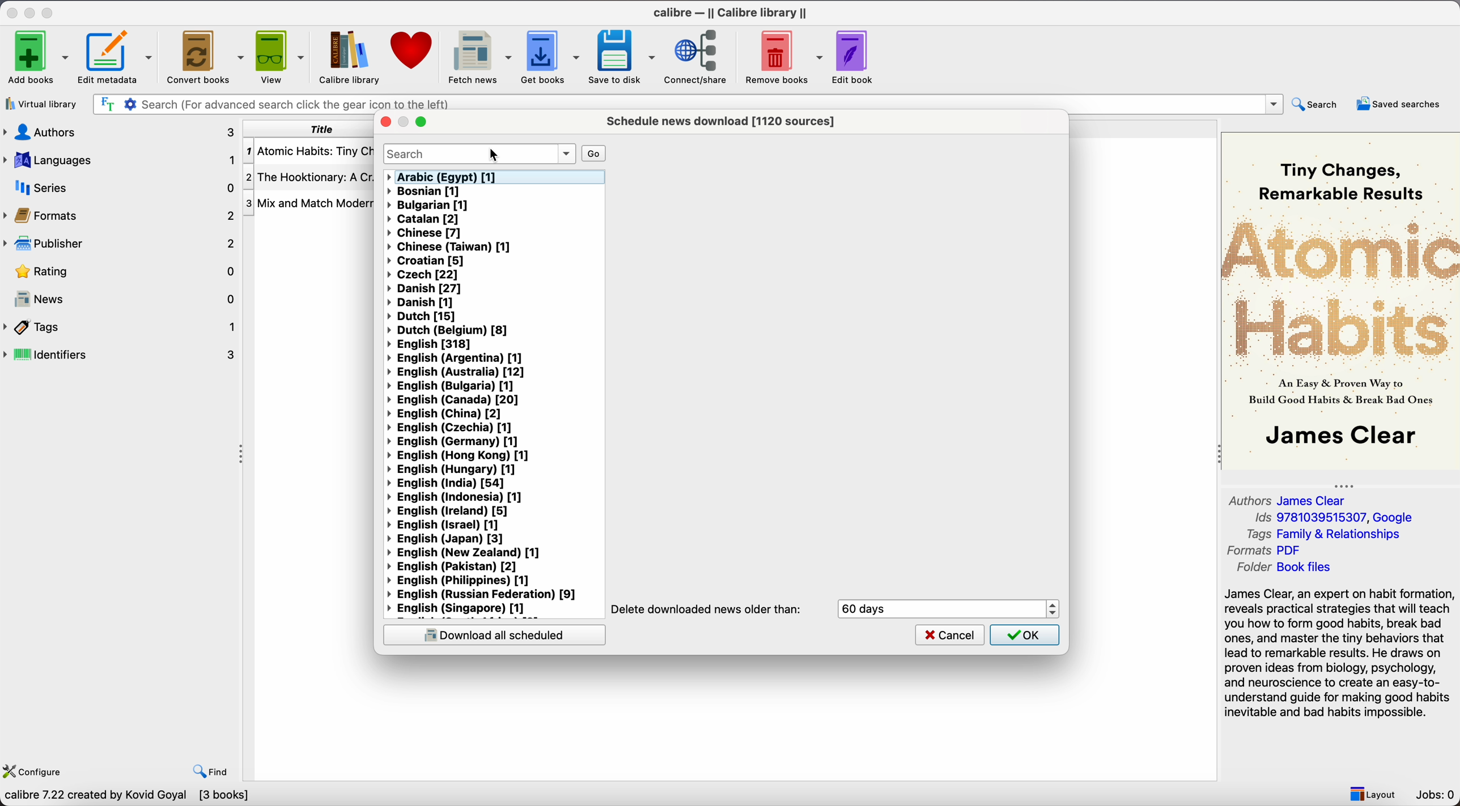 This screenshot has height=806, width=1460. What do you see at coordinates (478, 56) in the screenshot?
I see `click on fetch news options` at bounding box center [478, 56].